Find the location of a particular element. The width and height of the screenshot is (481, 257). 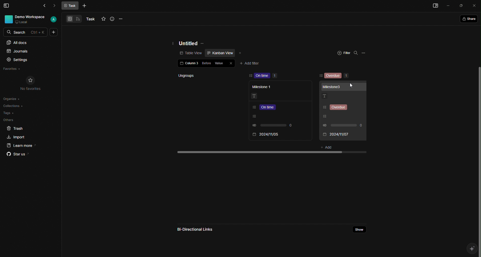

Value is located at coordinates (219, 62).